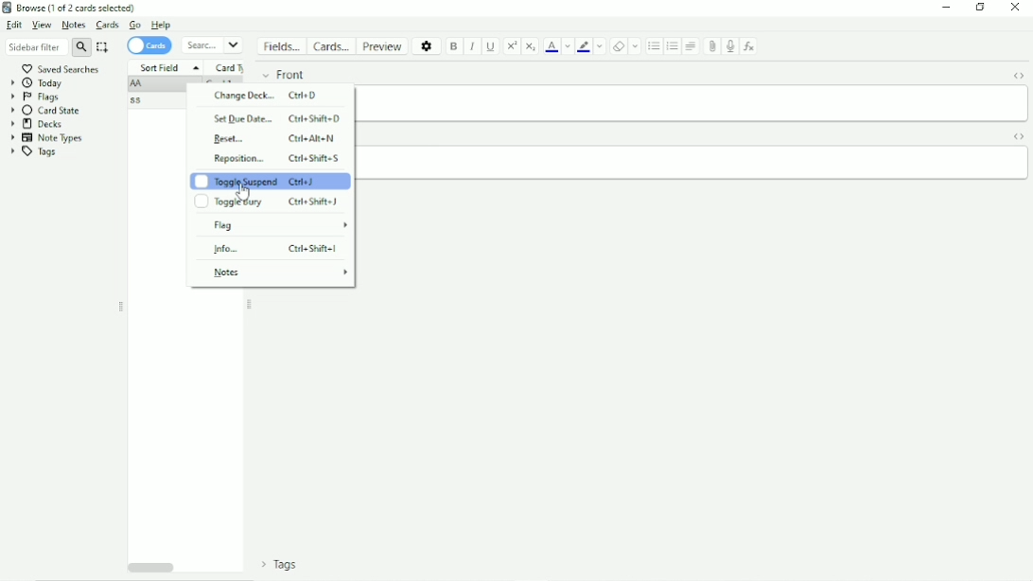 The height and width of the screenshot is (581, 1033). I want to click on Fields, so click(281, 44).